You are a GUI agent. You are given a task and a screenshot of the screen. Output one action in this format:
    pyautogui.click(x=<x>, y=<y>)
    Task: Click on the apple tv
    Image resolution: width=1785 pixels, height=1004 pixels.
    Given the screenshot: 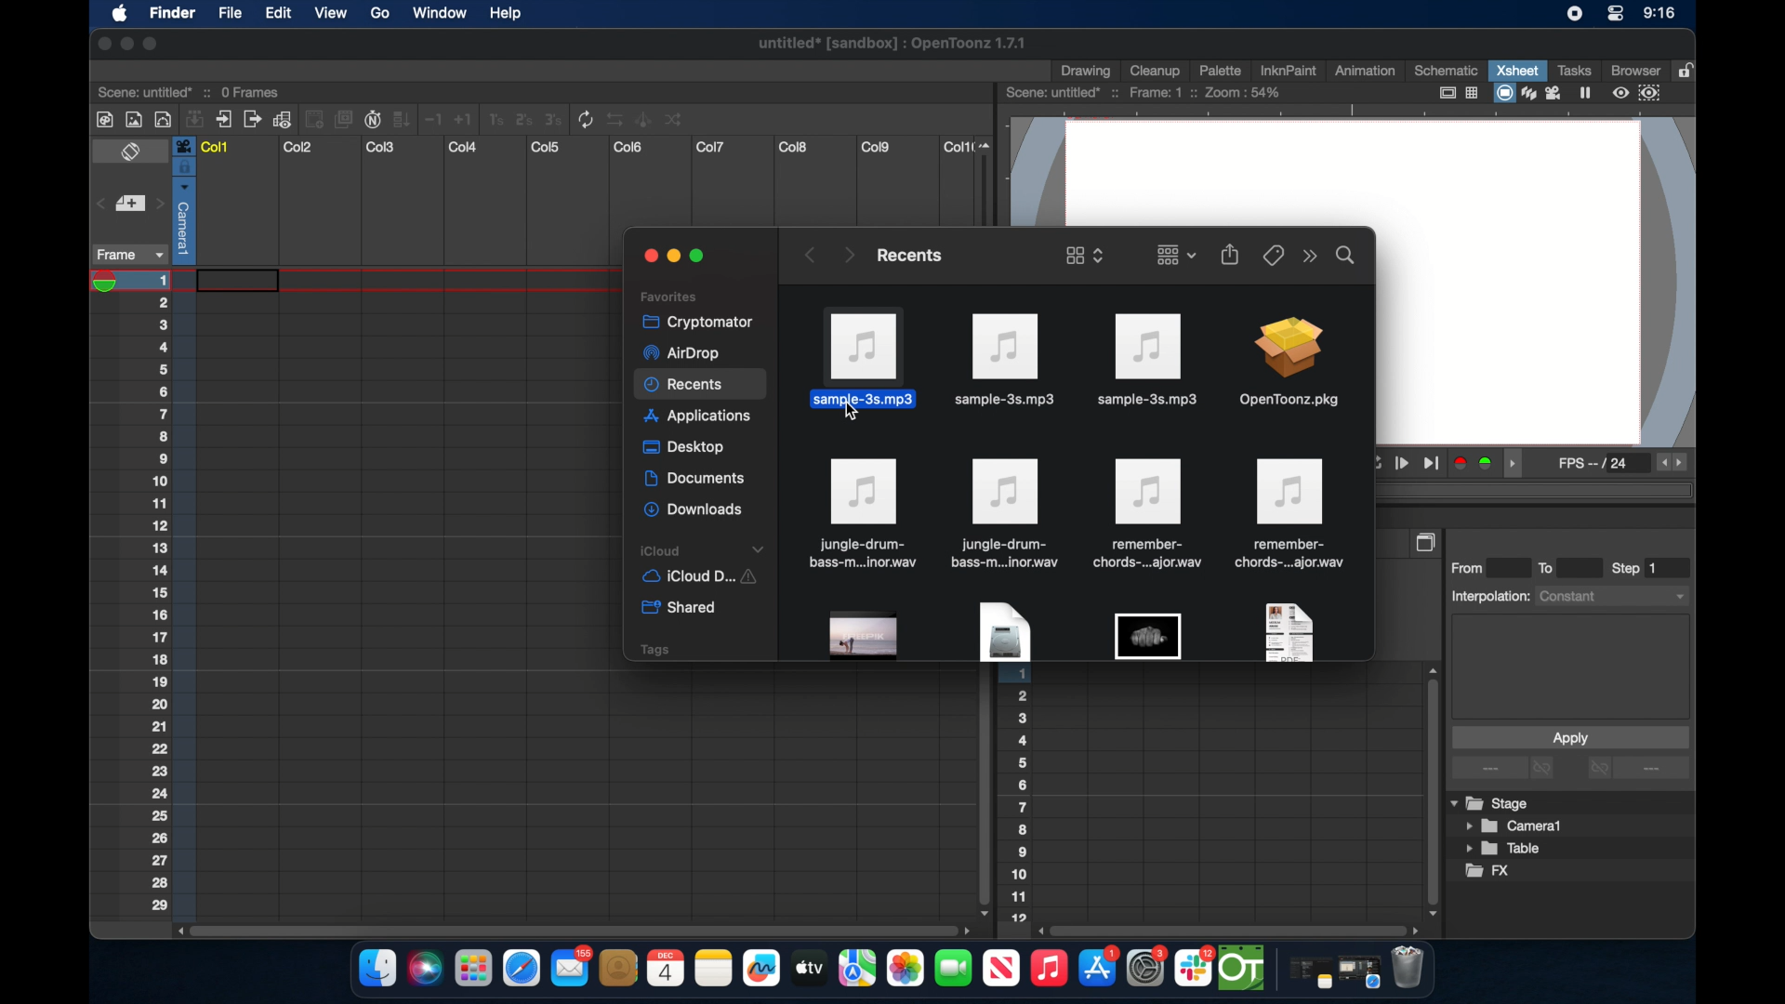 What is the action you would take?
    pyautogui.click(x=1000, y=969)
    